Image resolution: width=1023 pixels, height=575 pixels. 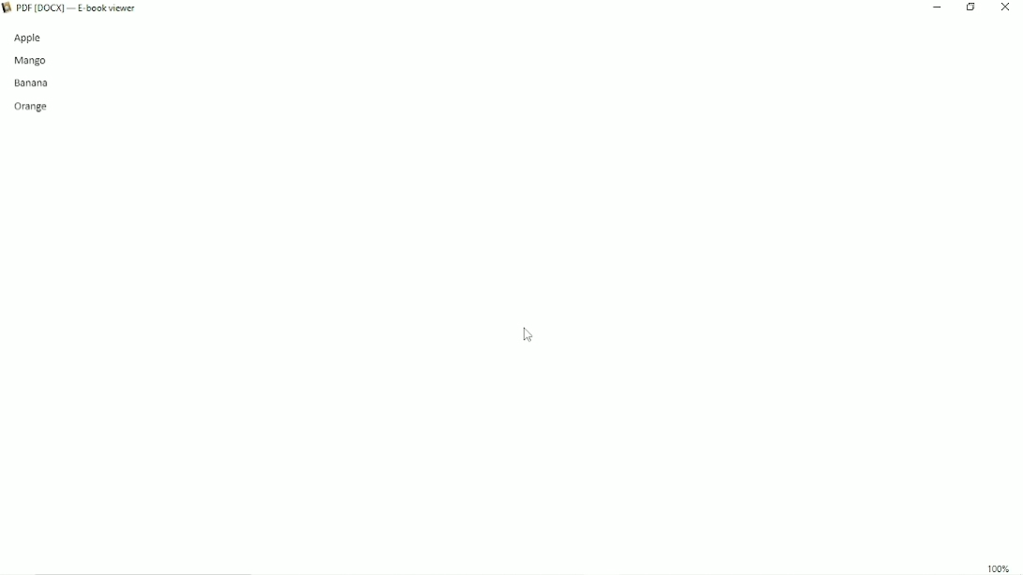 What do you see at coordinates (1000, 567) in the screenshot?
I see `100%` at bounding box center [1000, 567].